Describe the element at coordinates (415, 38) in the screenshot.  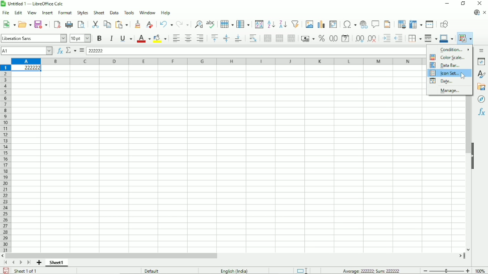
I see `Borders` at that location.